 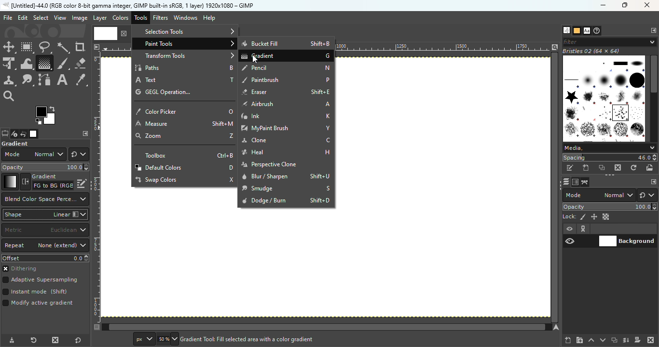 What do you see at coordinates (8, 18) in the screenshot?
I see `File` at bounding box center [8, 18].